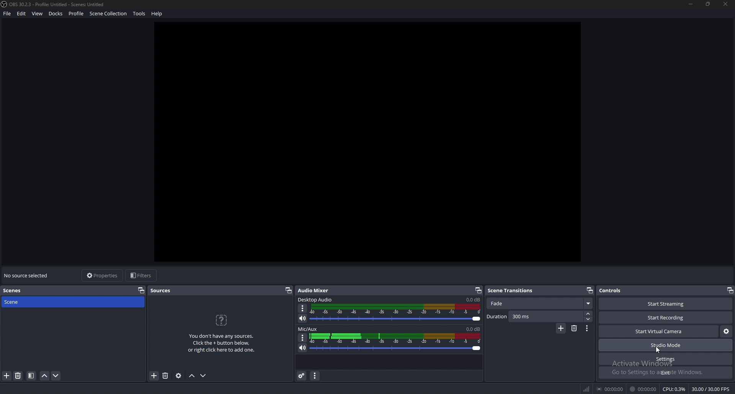 The image size is (735, 394). I want to click on audio mixer menu, so click(315, 376).